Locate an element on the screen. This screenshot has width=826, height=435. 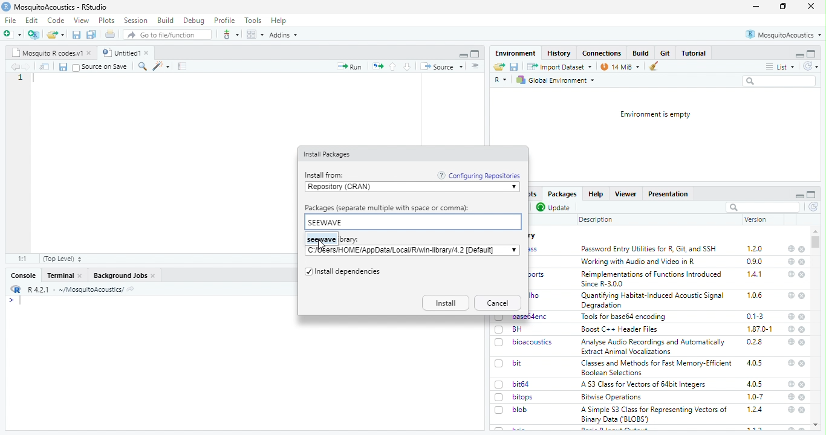
Tools for base64 encoding is located at coordinates (624, 317).